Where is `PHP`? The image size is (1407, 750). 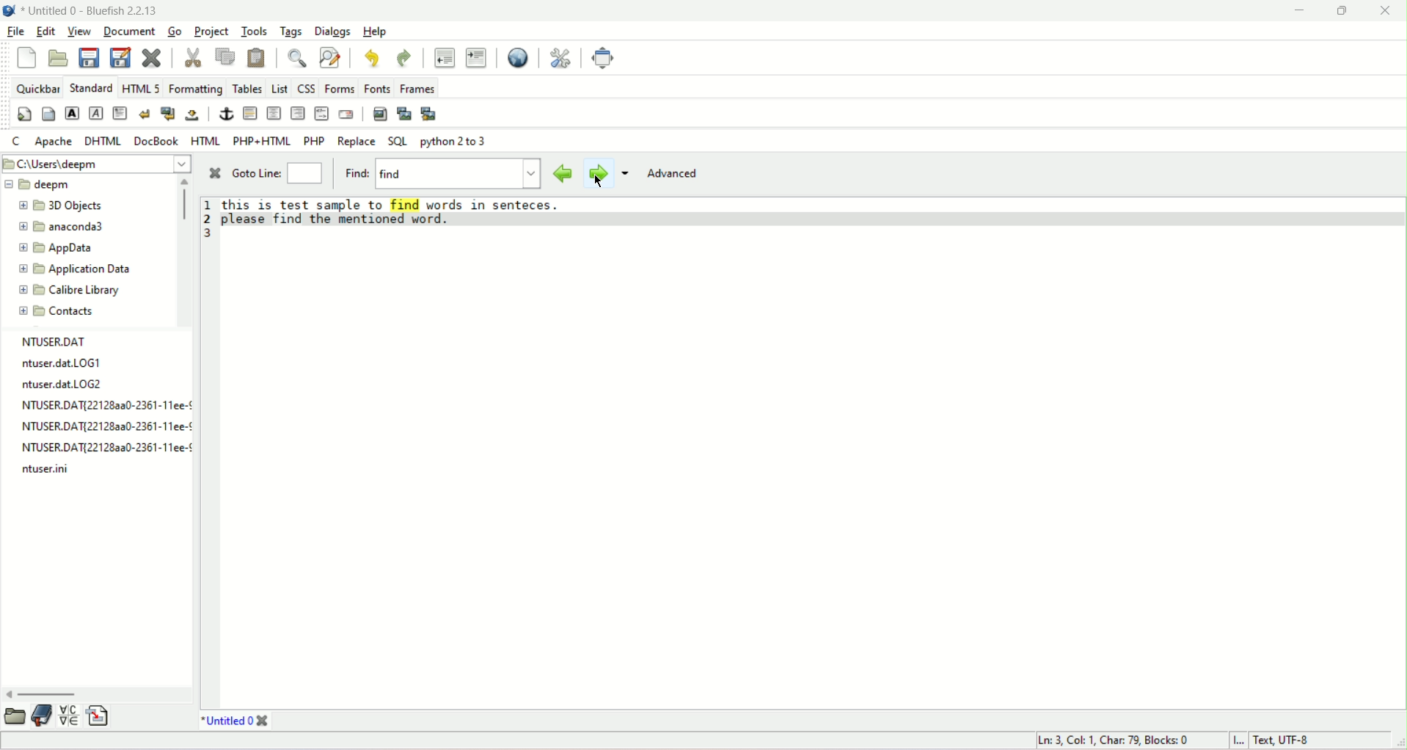
PHP is located at coordinates (313, 139).